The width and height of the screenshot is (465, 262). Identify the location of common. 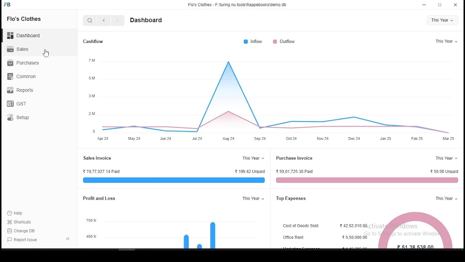
(24, 76).